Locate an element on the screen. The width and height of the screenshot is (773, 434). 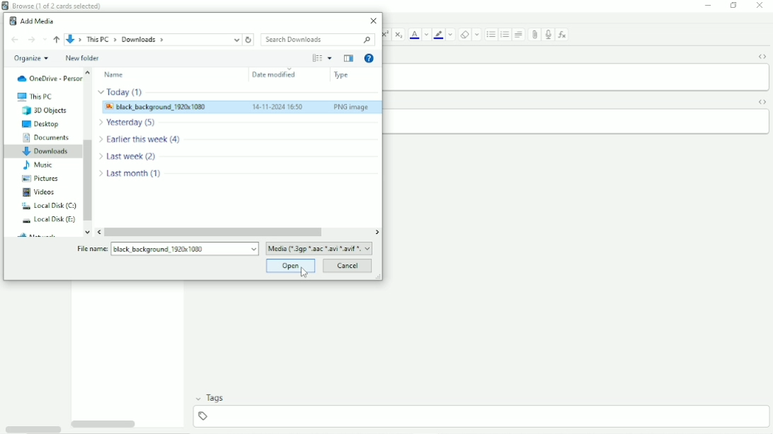
Get Help is located at coordinates (370, 58).